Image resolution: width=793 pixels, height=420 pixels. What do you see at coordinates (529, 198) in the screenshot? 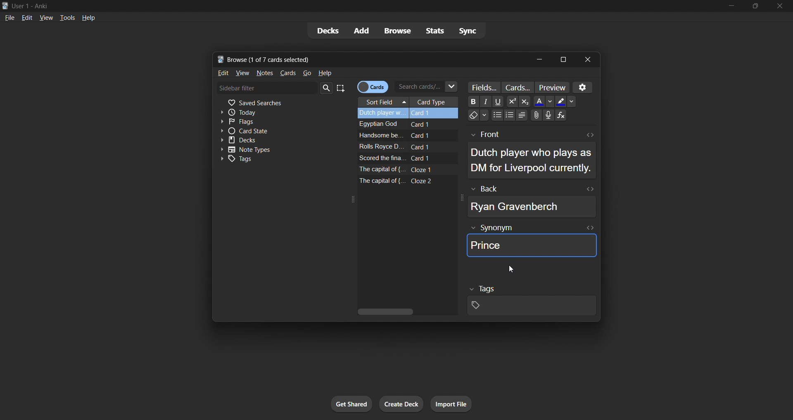
I see `selected card back data` at bounding box center [529, 198].